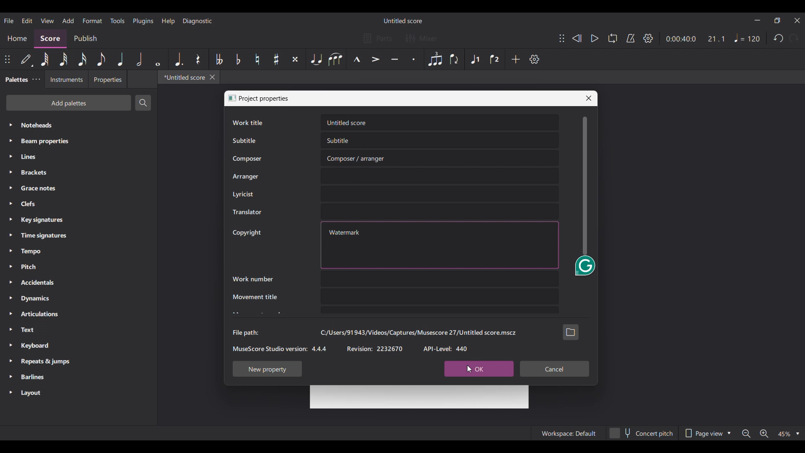 The image size is (805, 453). I want to click on Beam properties, so click(79, 141).